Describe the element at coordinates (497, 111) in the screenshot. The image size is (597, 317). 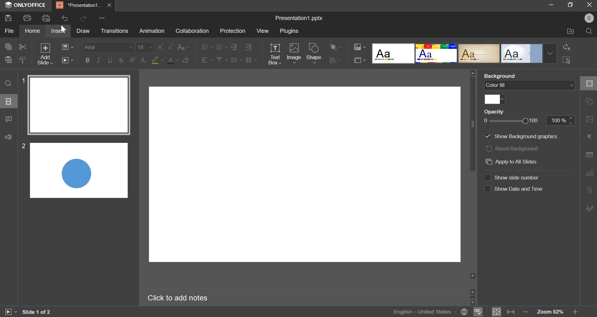
I see `opacity` at that location.